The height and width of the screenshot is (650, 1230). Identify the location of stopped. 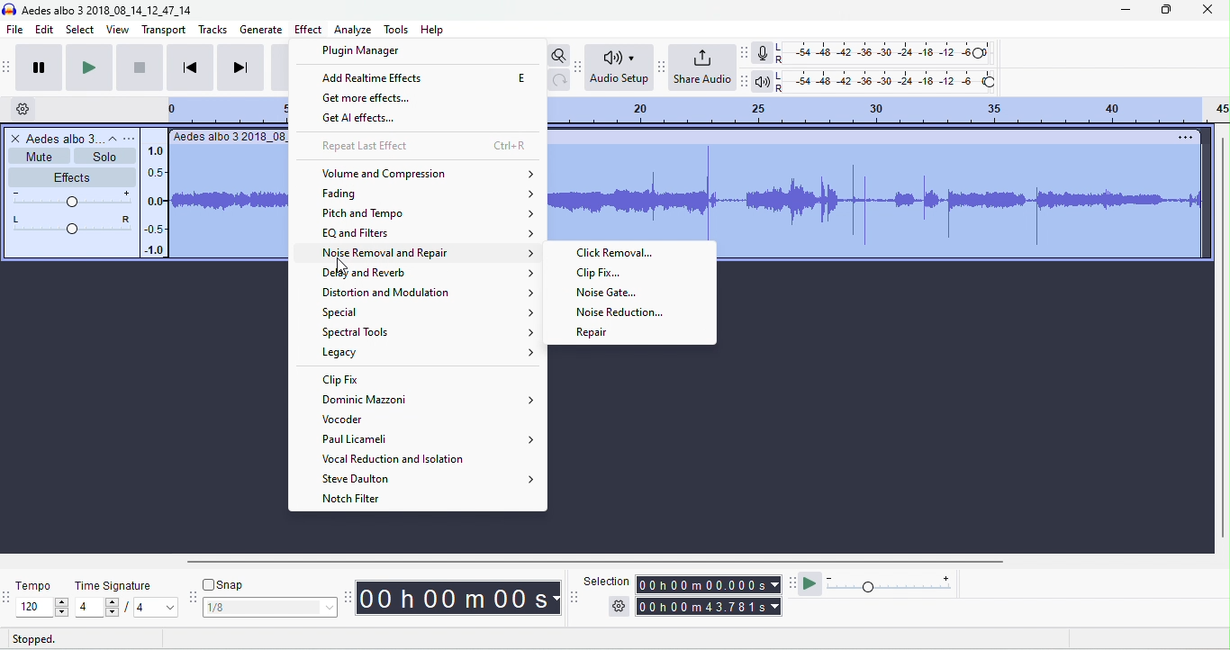
(33, 639).